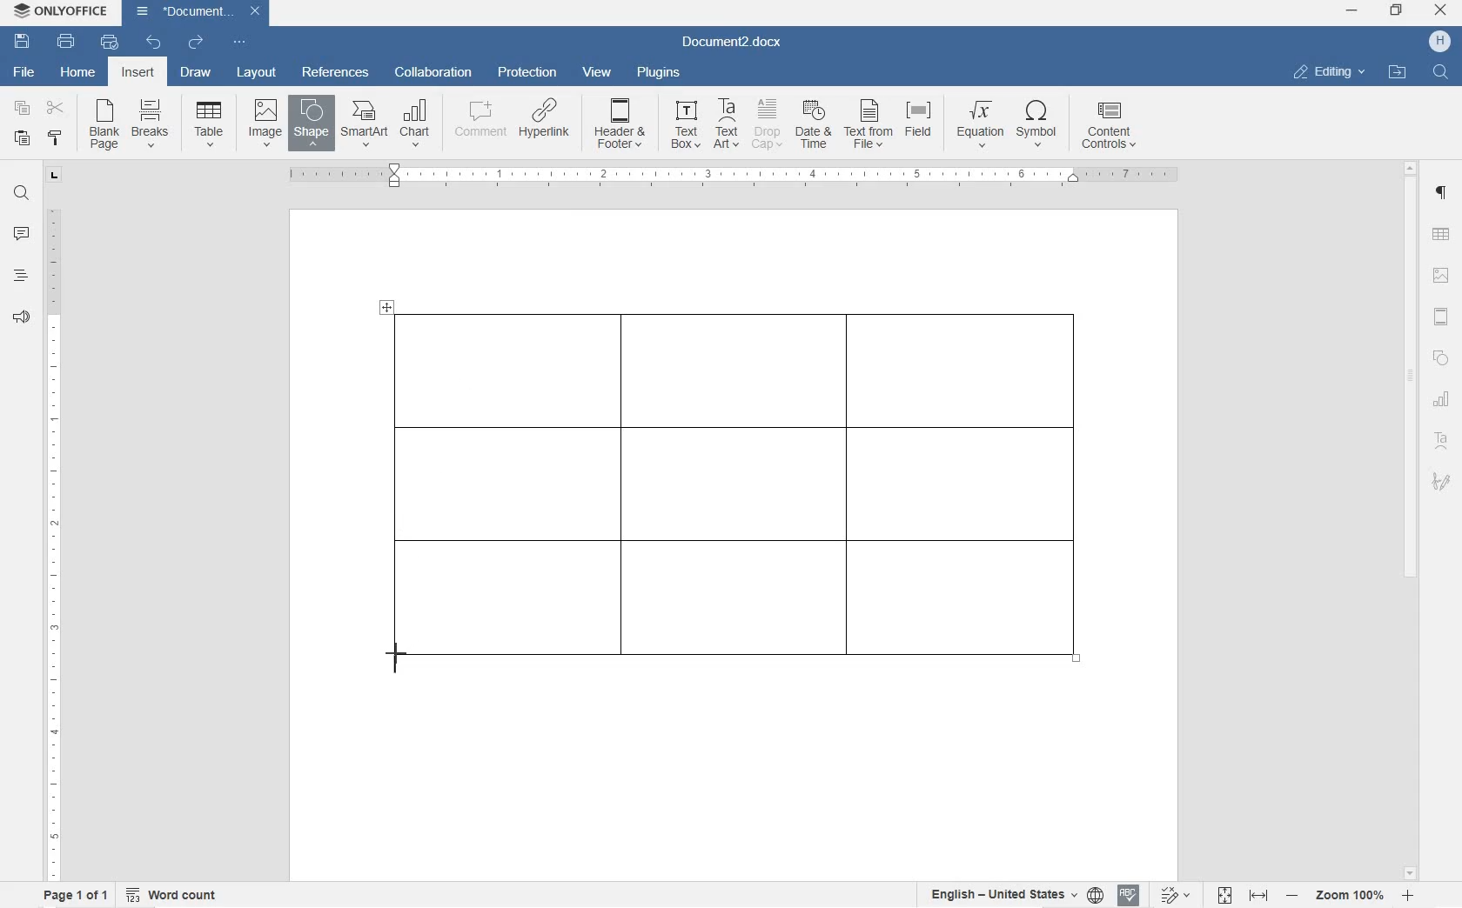 This screenshot has height=908, width=1462. Describe the element at coordinates (23, 42) in the screenshot. I see `save` at that location.